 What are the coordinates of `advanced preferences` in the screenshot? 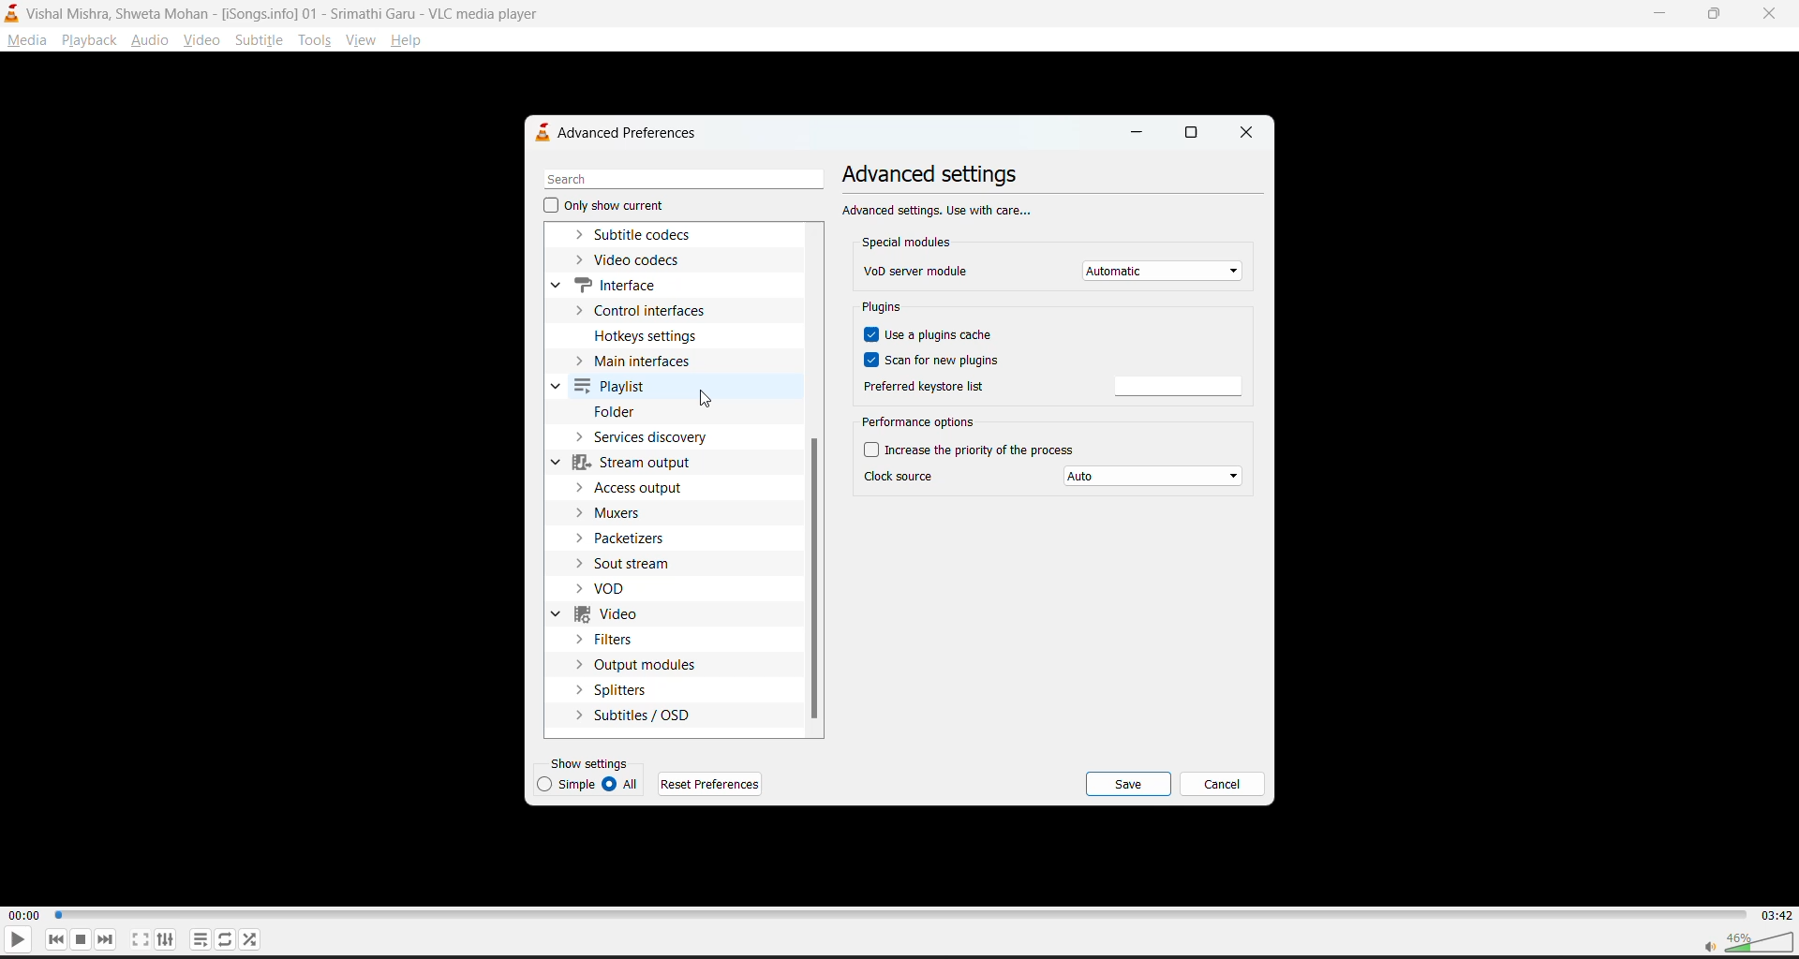 It's located at (625, 134).